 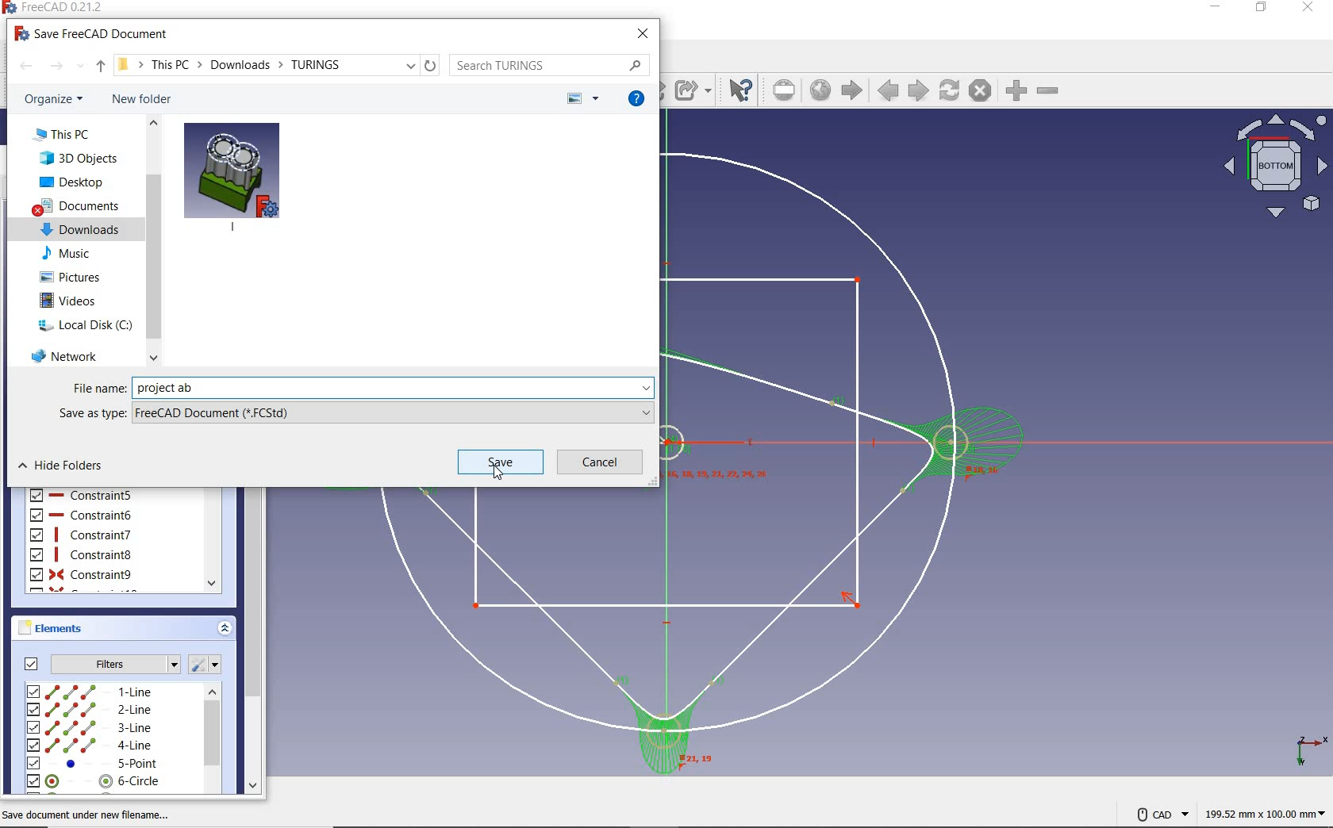 I want to click on 3-line, so click(x=90, y=728).